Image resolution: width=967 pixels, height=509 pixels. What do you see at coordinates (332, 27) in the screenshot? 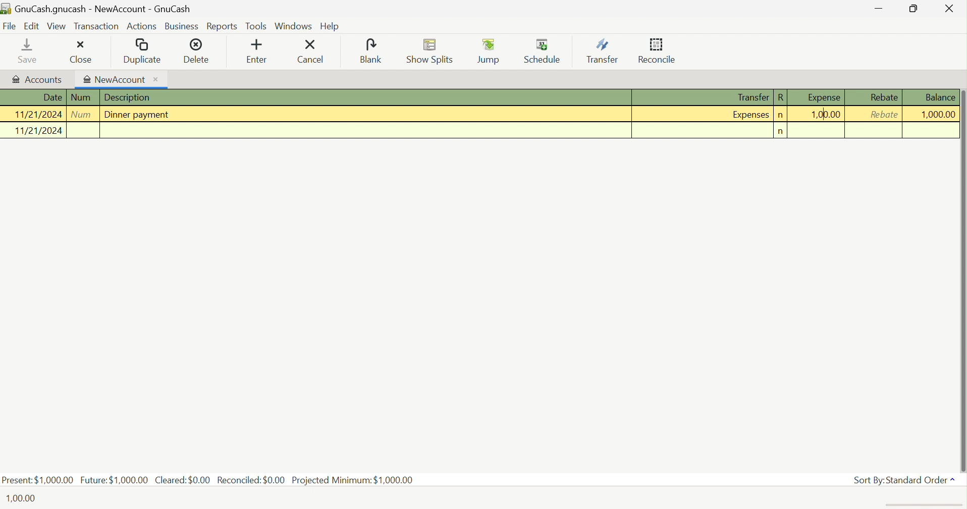
I see `Help` at bounding box center [332, 27].